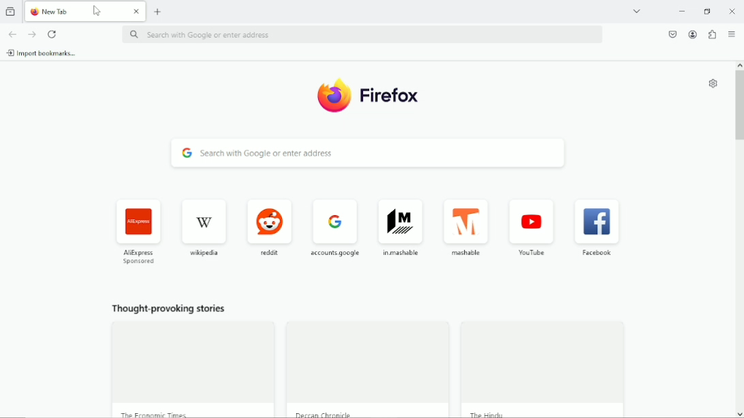 Image resolution: width=744 pixels, height=418 pixels. Describe the element at coordinates (469, 229) in the screenshot. I see `mashable` at that location.